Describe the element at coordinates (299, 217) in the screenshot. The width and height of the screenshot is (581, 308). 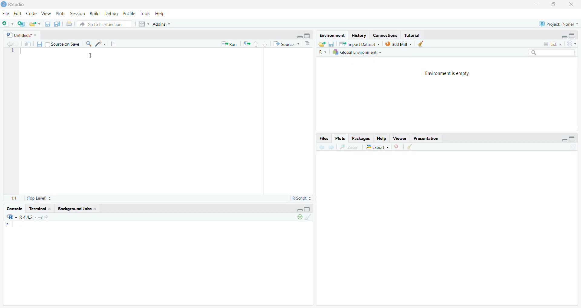
I see `paused console` at that location.